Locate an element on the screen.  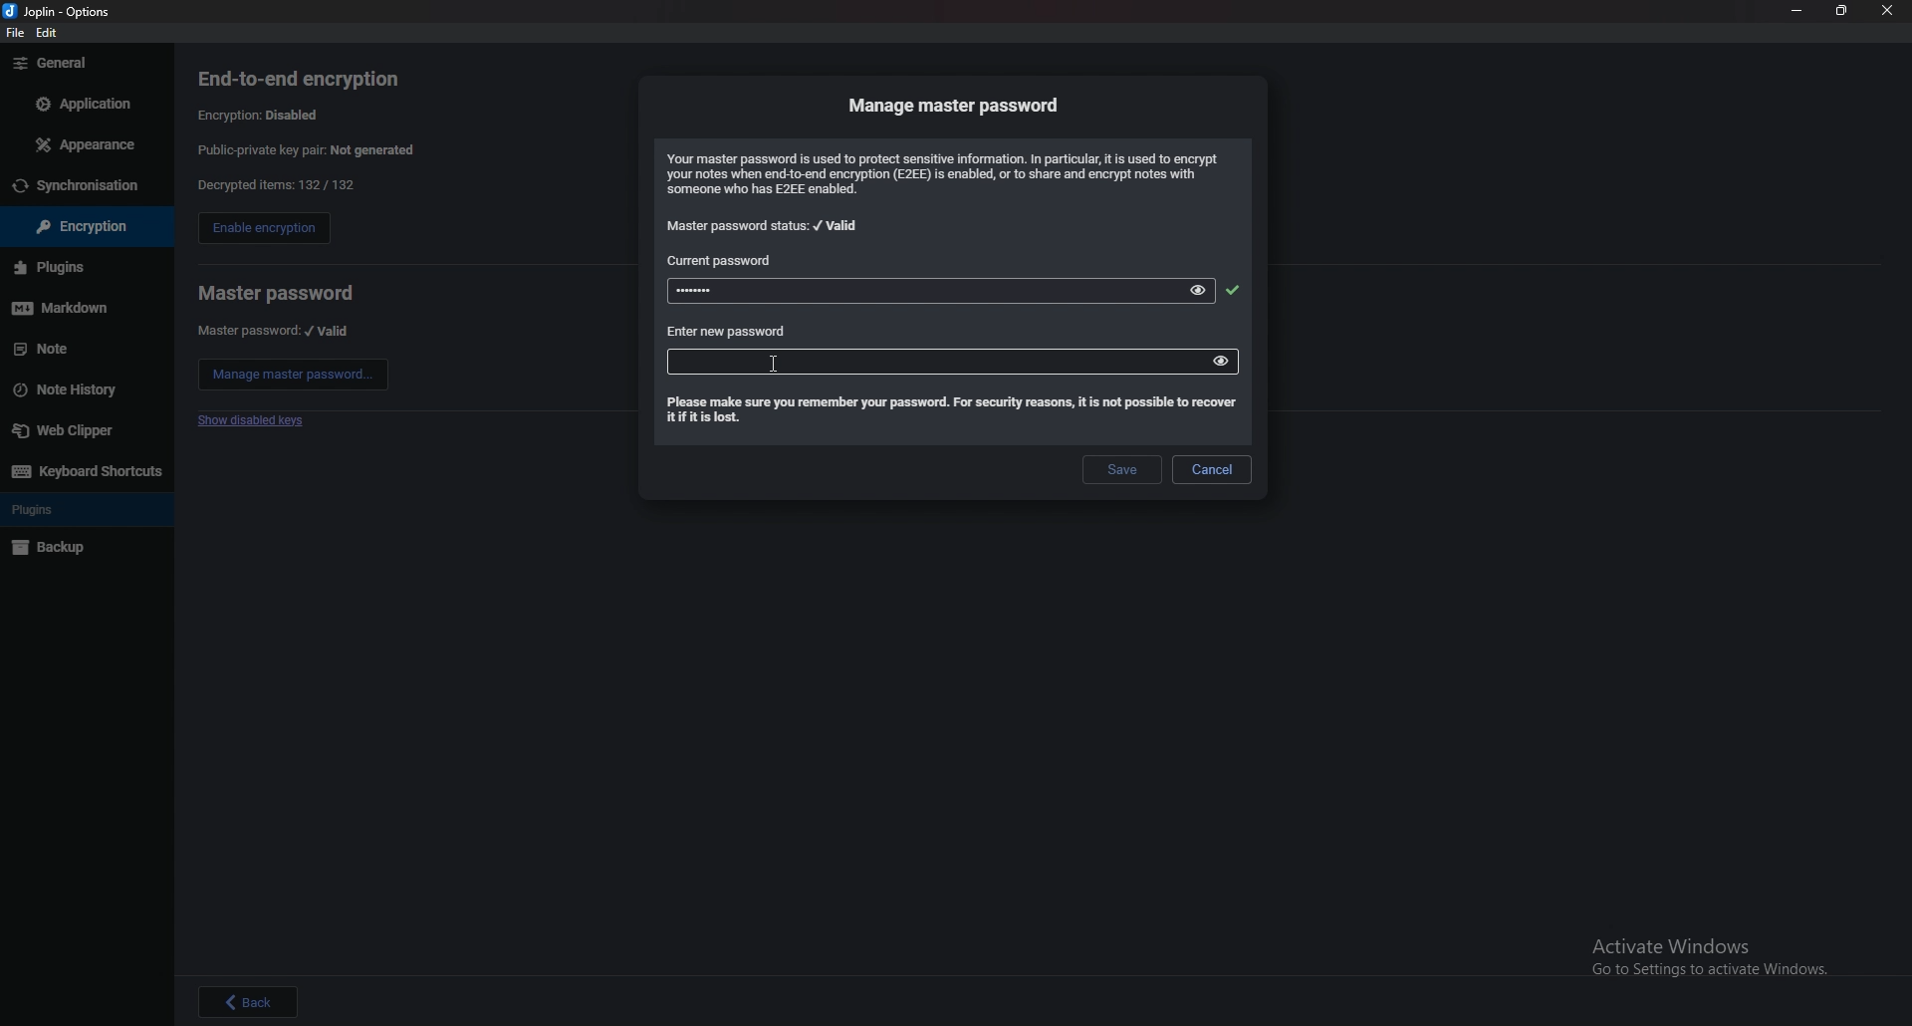
view is located at coordinates (1221, 360).